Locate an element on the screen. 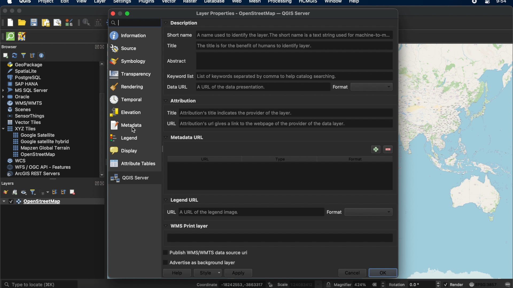 The width and height of the screenshot is (513, 288). oracle is located at coordinates (18, 97).